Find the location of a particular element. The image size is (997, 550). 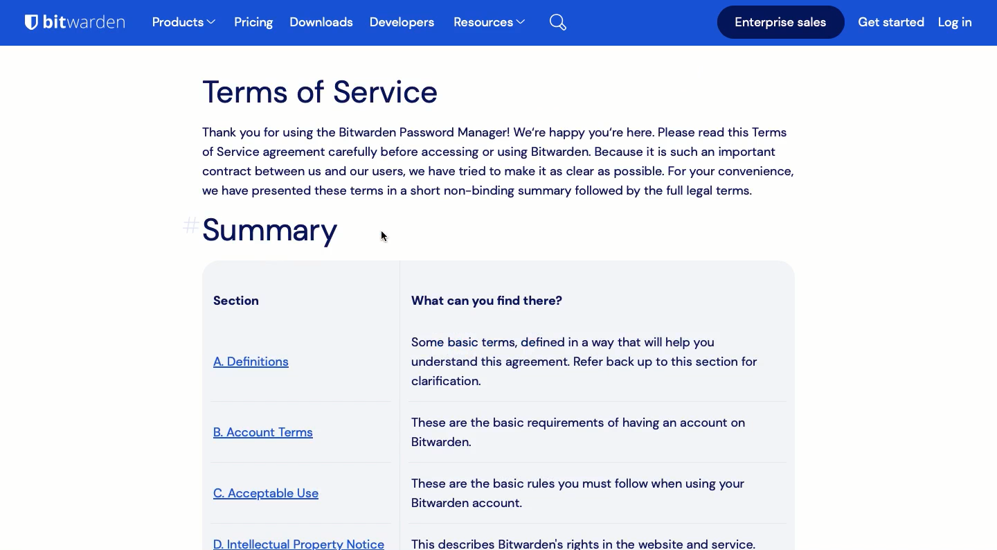

Search is located at coordinates (566, 20).